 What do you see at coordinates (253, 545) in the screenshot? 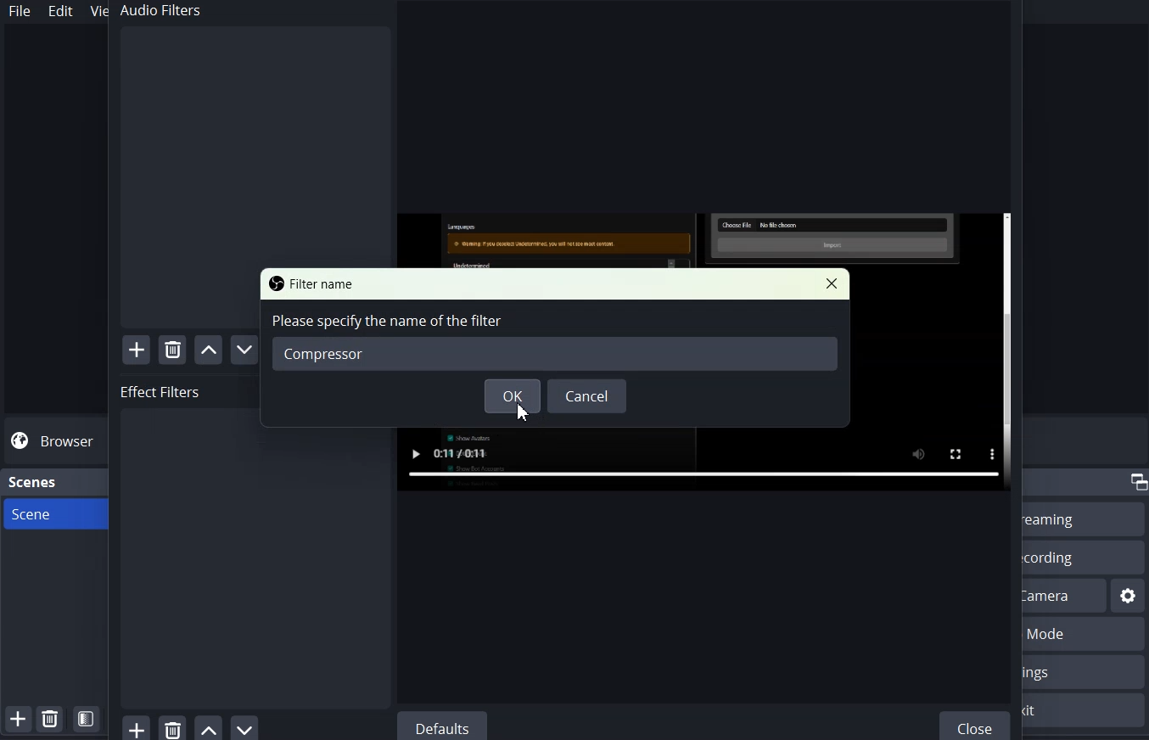
I see `Effect Filters` at bounding box center [253, 545].